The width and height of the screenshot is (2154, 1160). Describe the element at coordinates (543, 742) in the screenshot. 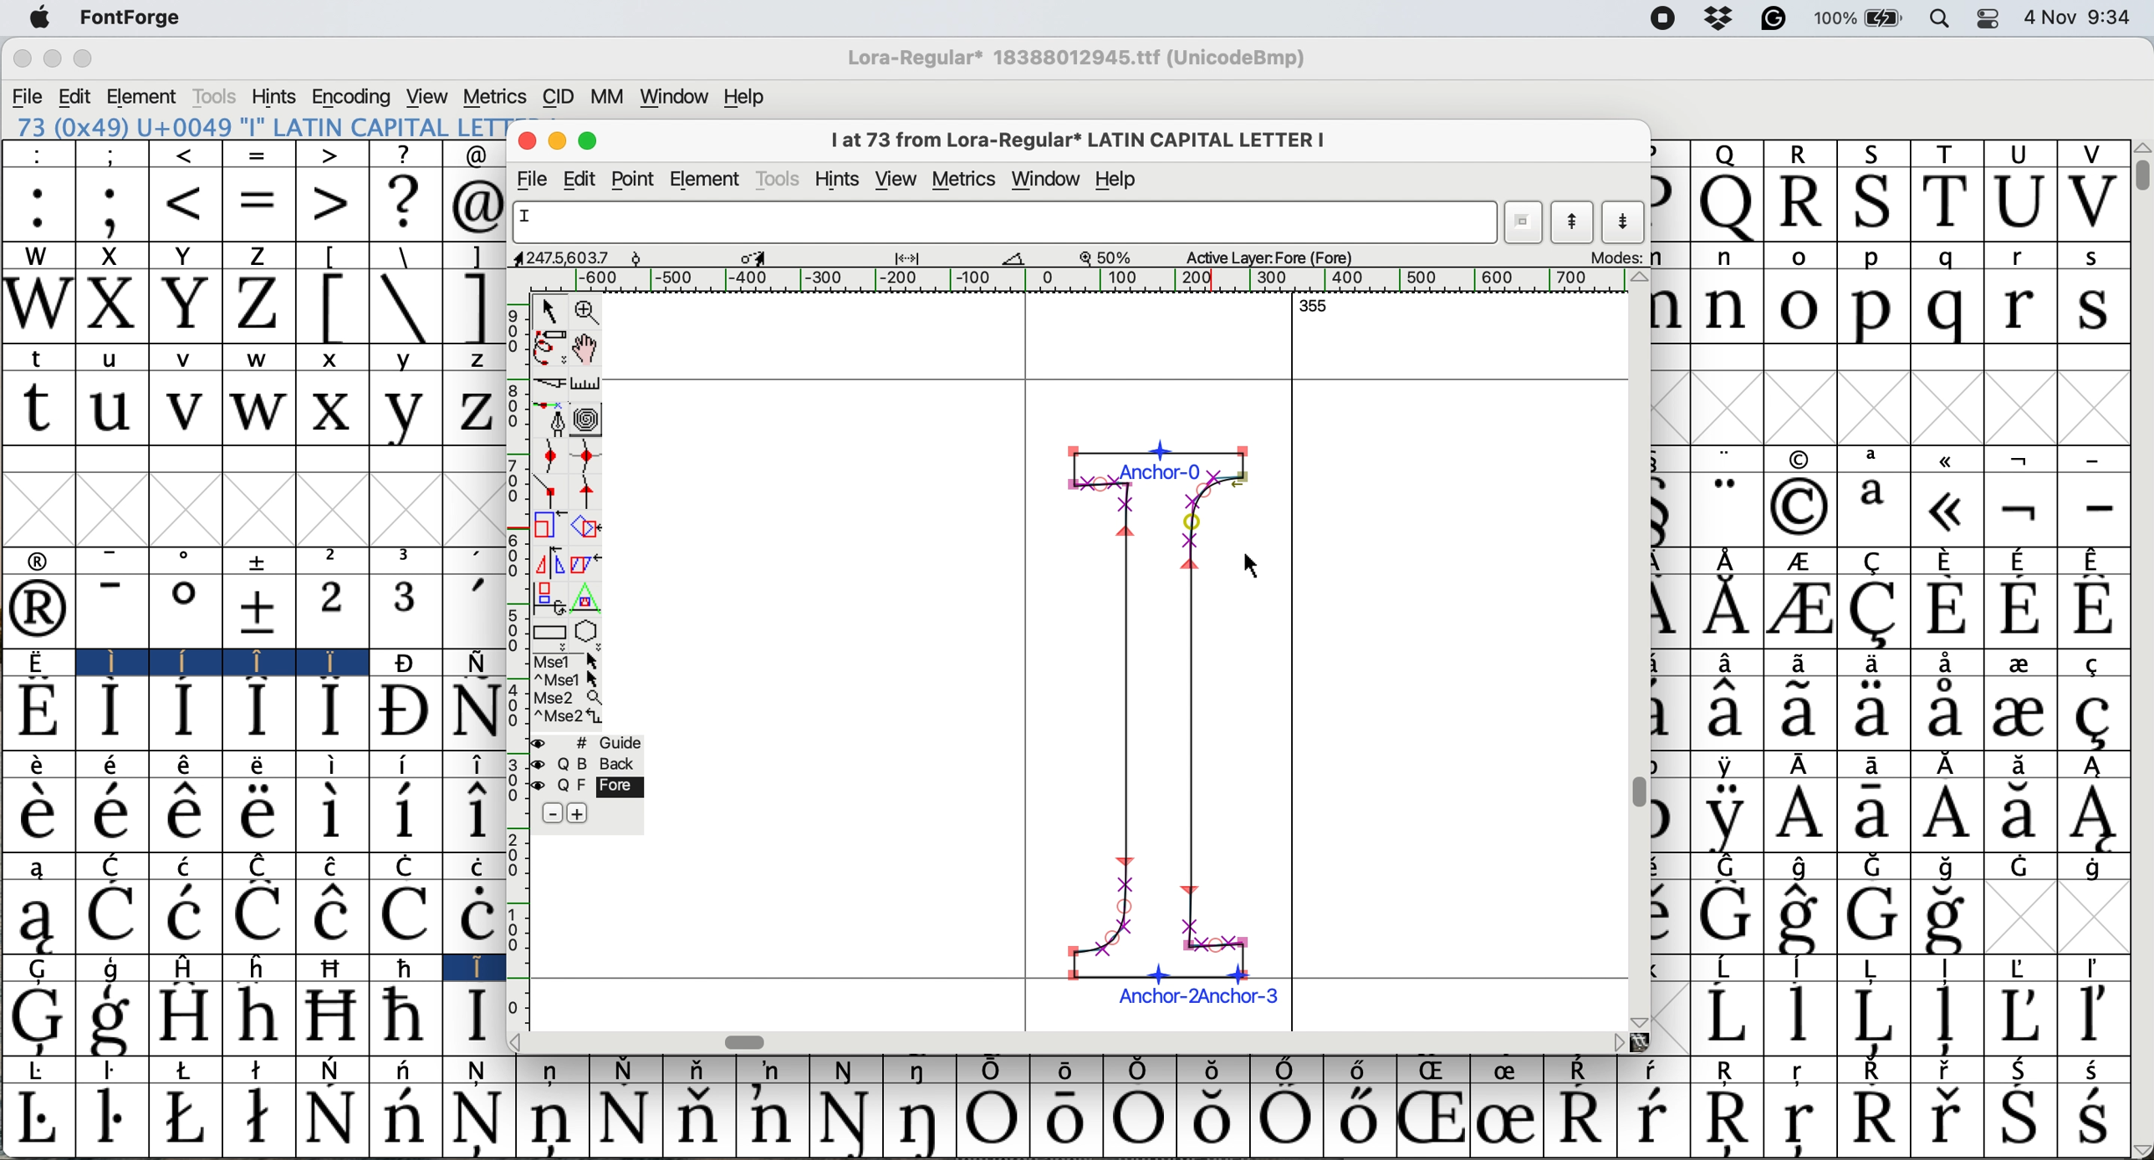

I see `` at that location.